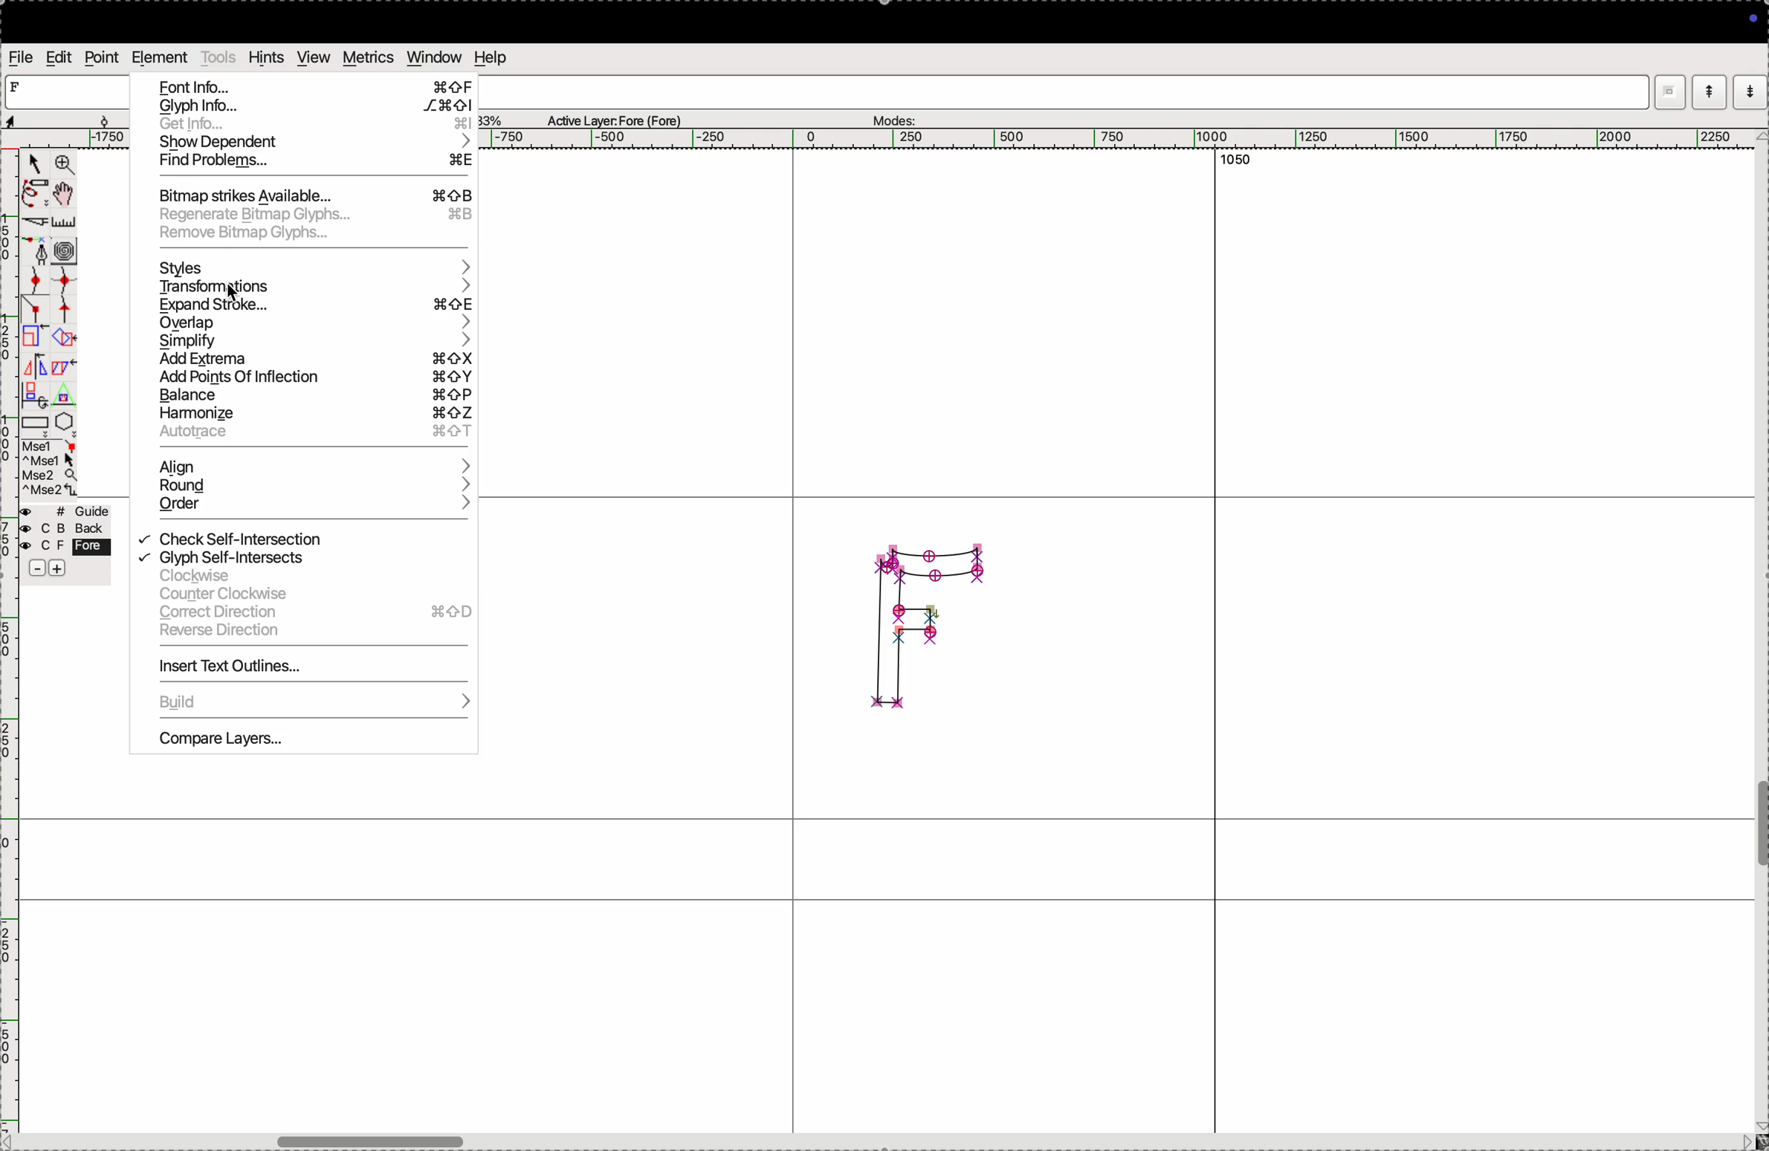  I want to click on reverse direction, so click(311, 632).